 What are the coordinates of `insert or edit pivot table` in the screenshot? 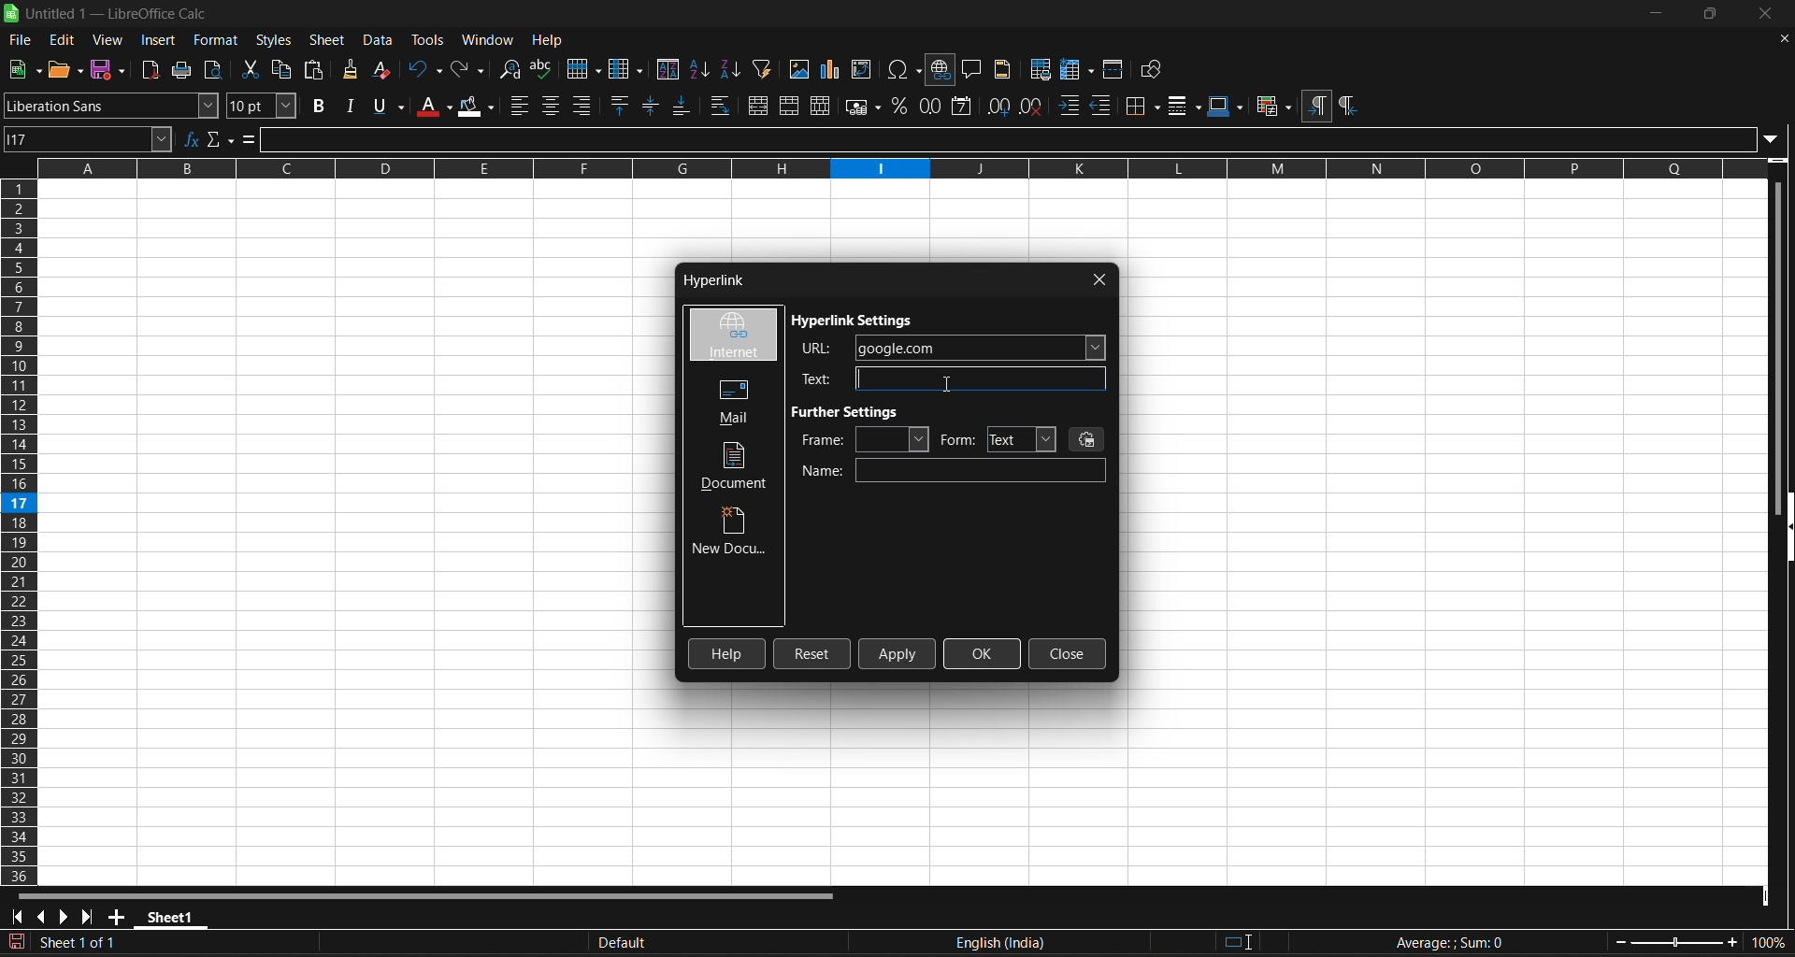 It's located at (864, 69).